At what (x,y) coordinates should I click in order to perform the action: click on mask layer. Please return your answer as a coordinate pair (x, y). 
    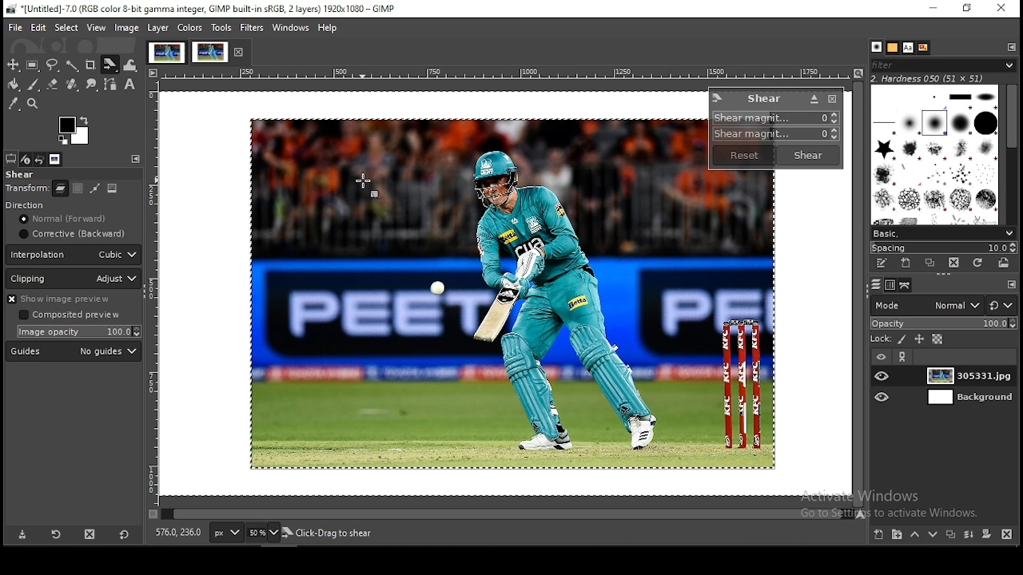
    Looking at the image, I should click on (986, 534).